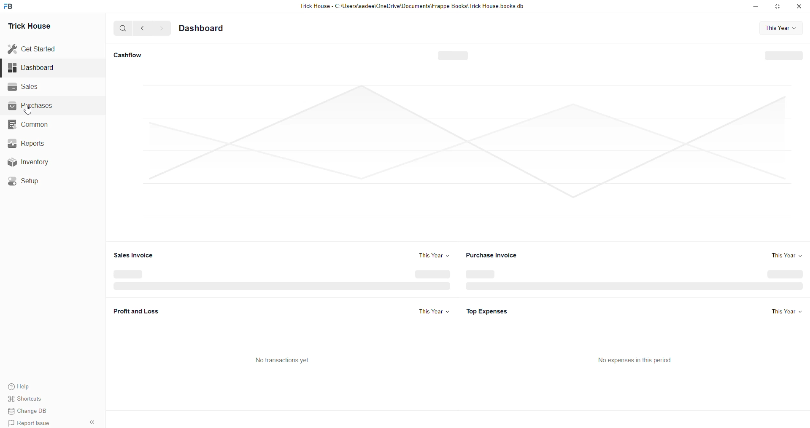 The image size is (810, 428). I want to click on Inventory, so click(28, 162).